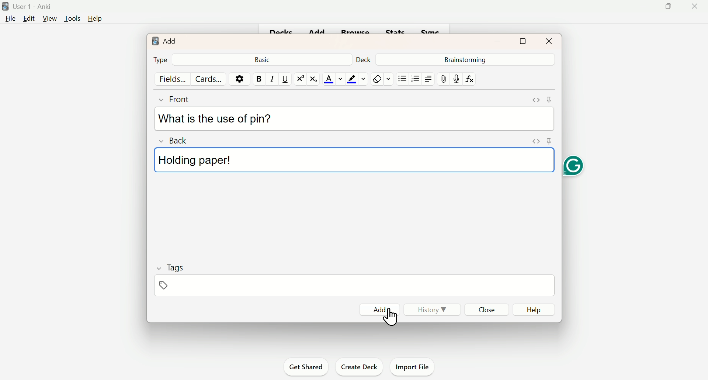  I want to click on Fields..., so click(174, 79).